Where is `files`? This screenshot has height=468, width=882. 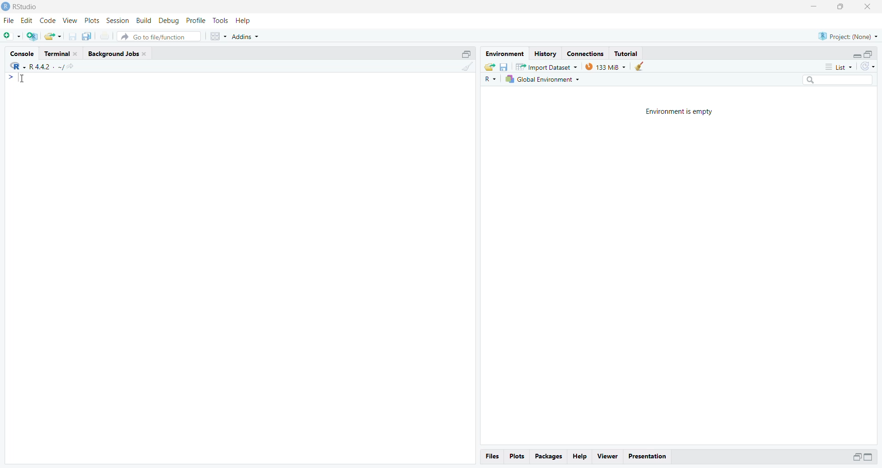
files is located at coordinates (492, 457).